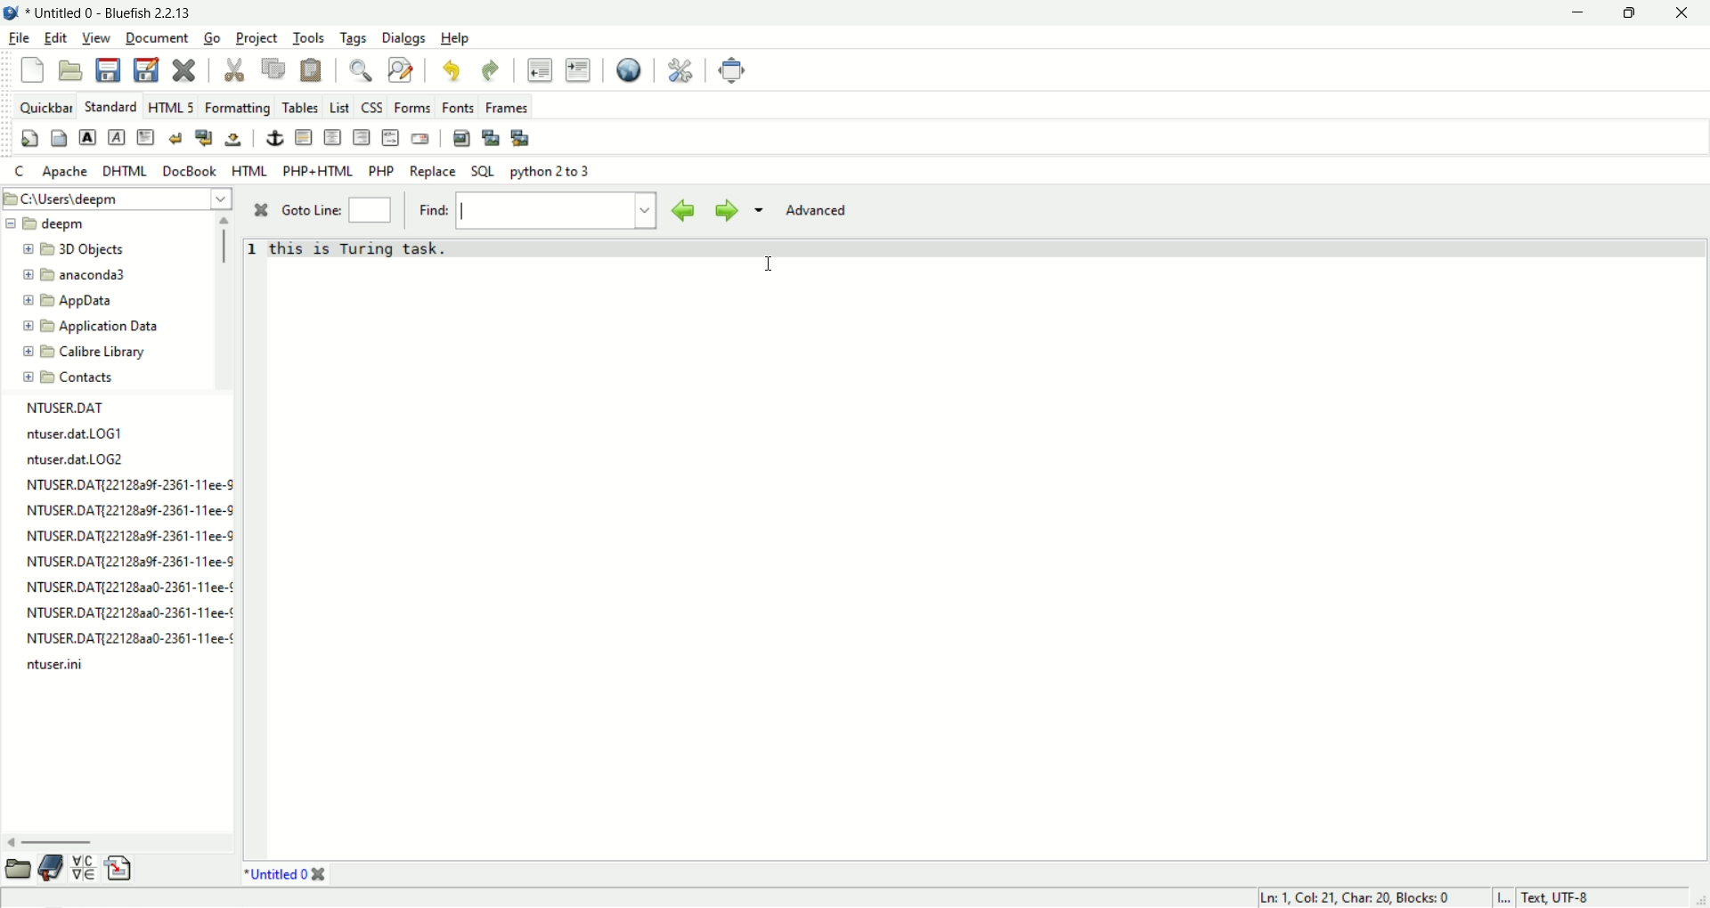  I want to click on apache, so click(66, 171).